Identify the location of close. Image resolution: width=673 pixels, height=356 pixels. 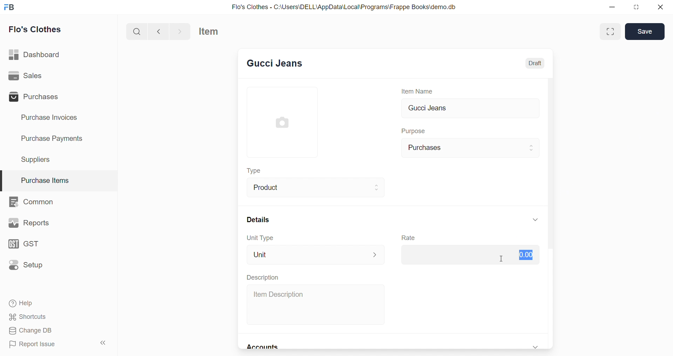
(658, 7).